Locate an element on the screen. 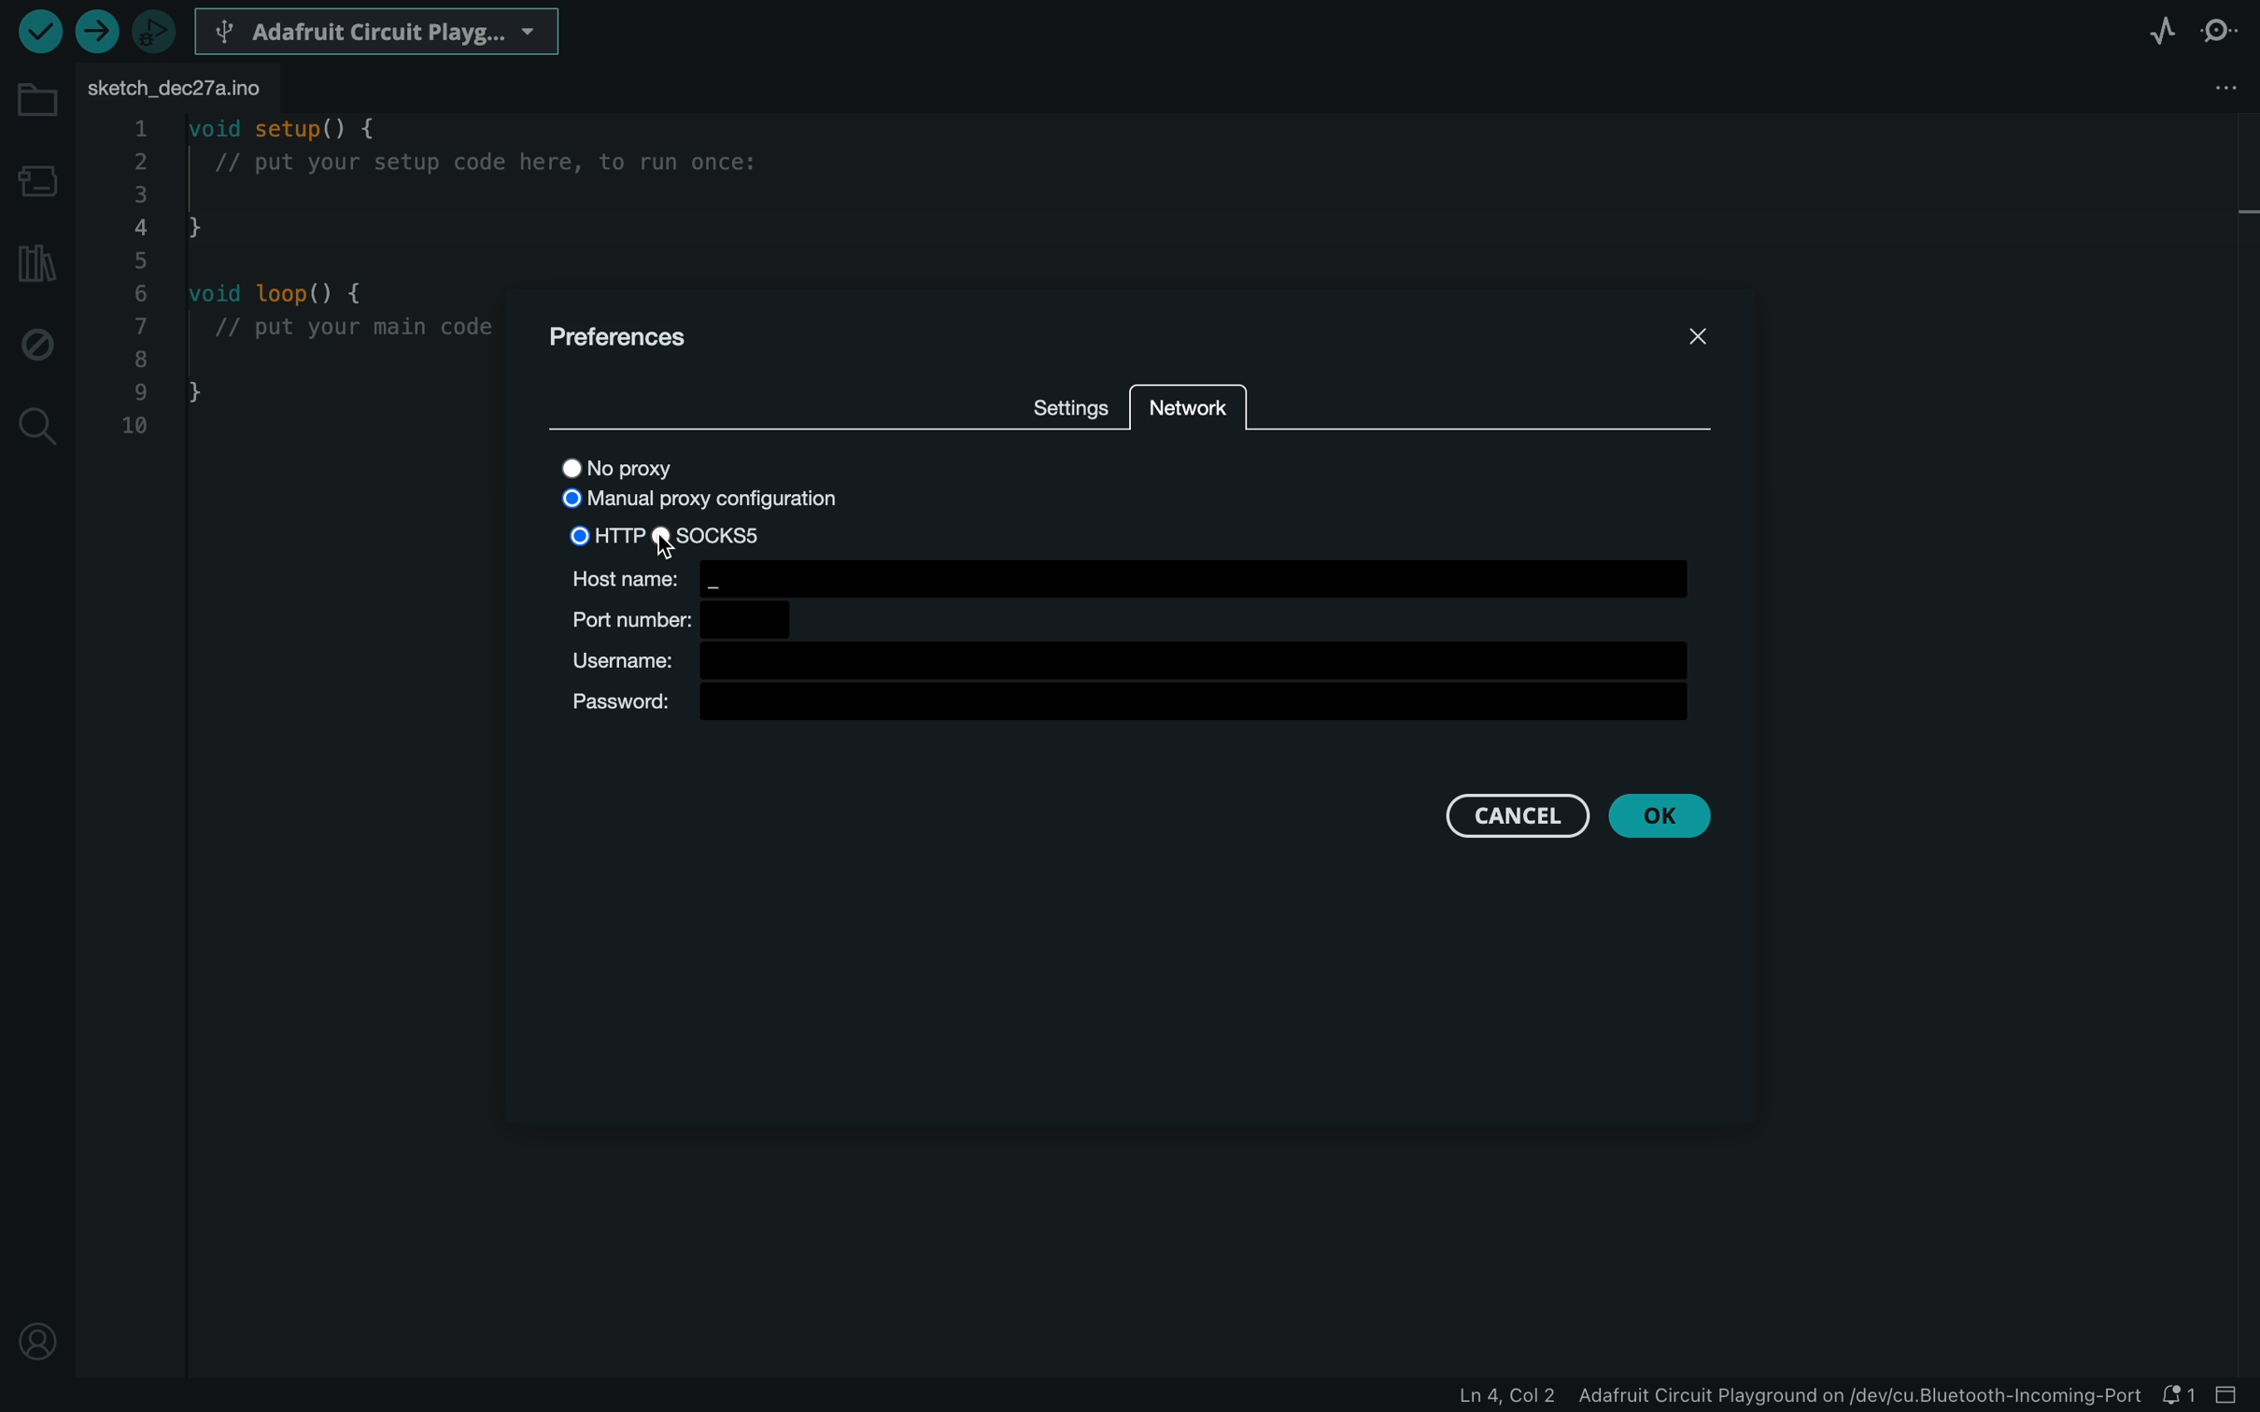  serial monitor is located at coordinates (2223, 30).